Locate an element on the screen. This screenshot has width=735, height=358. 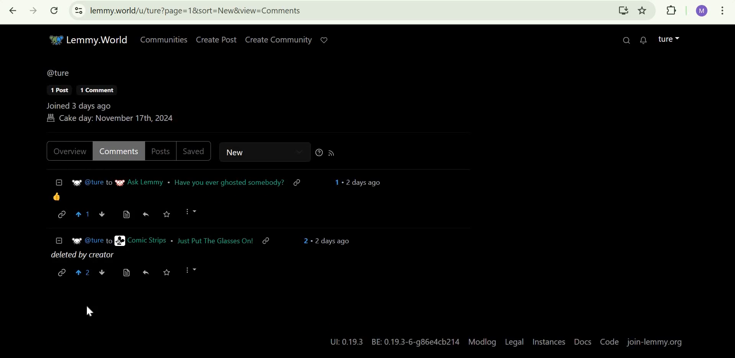
sorting help is located at coordinates (318, 152).